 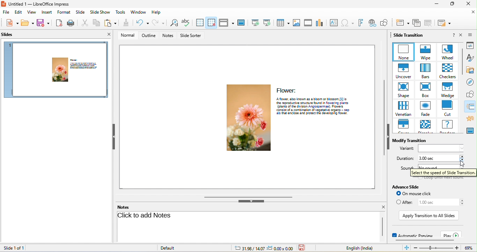 I want to click on styles, so click(x=472, y=58).